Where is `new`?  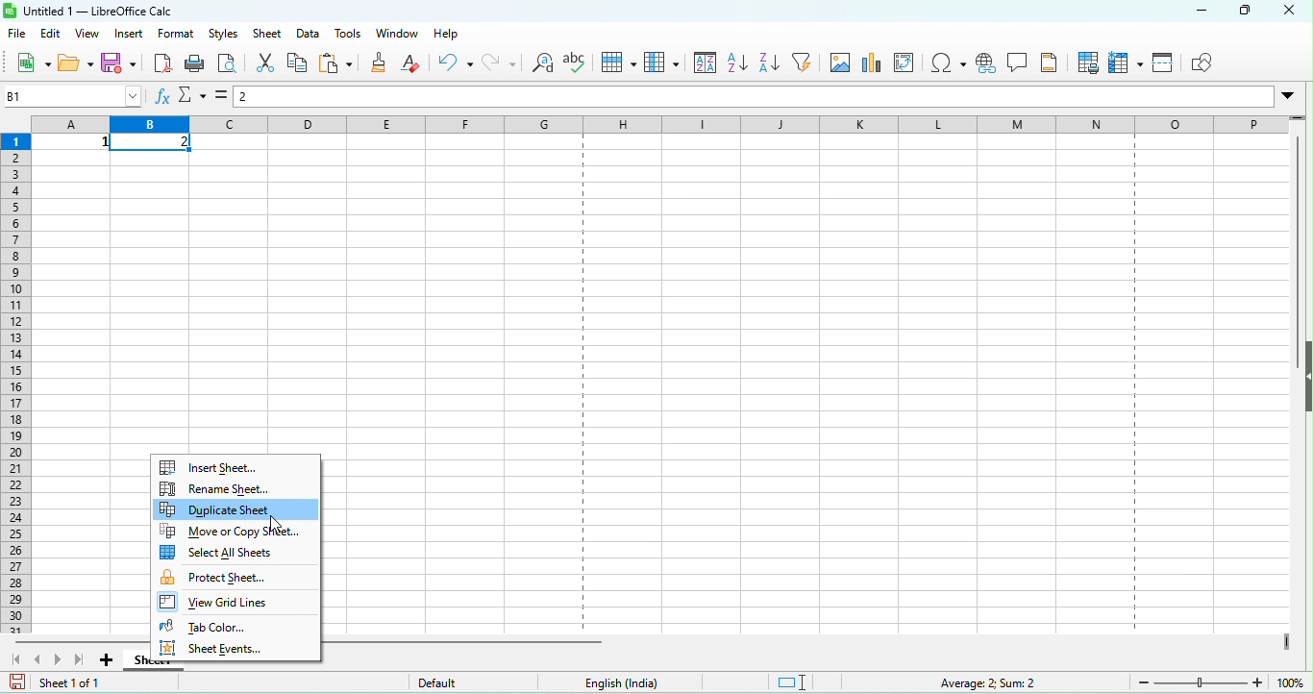
new is located at coordinates (29, 62).